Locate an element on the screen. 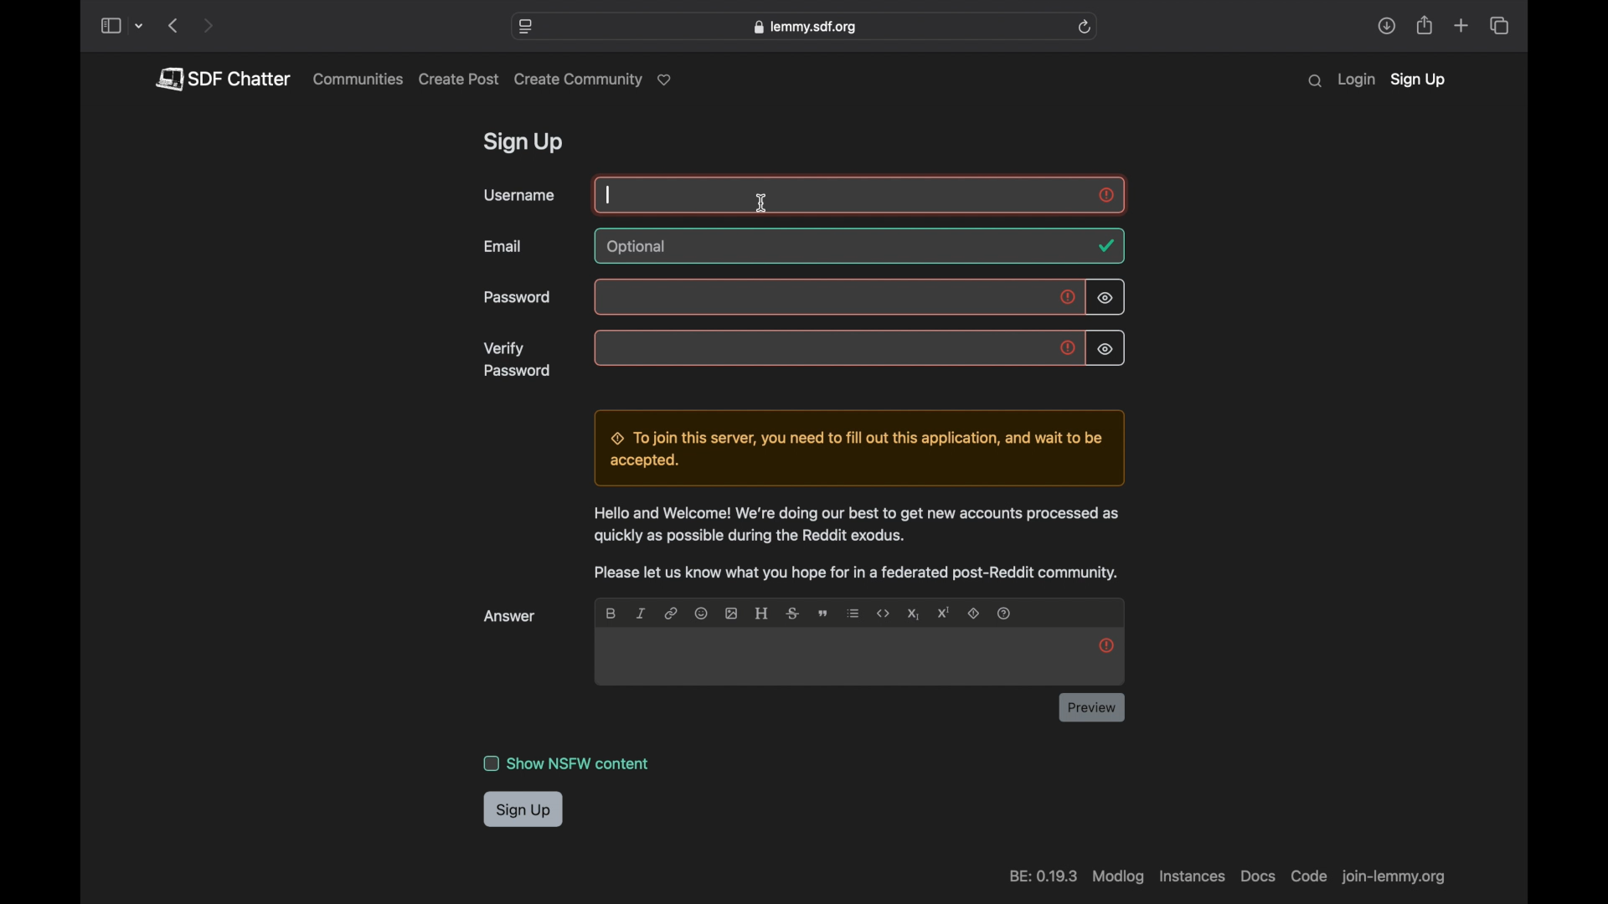  create post is located at coordinates (459, 80).